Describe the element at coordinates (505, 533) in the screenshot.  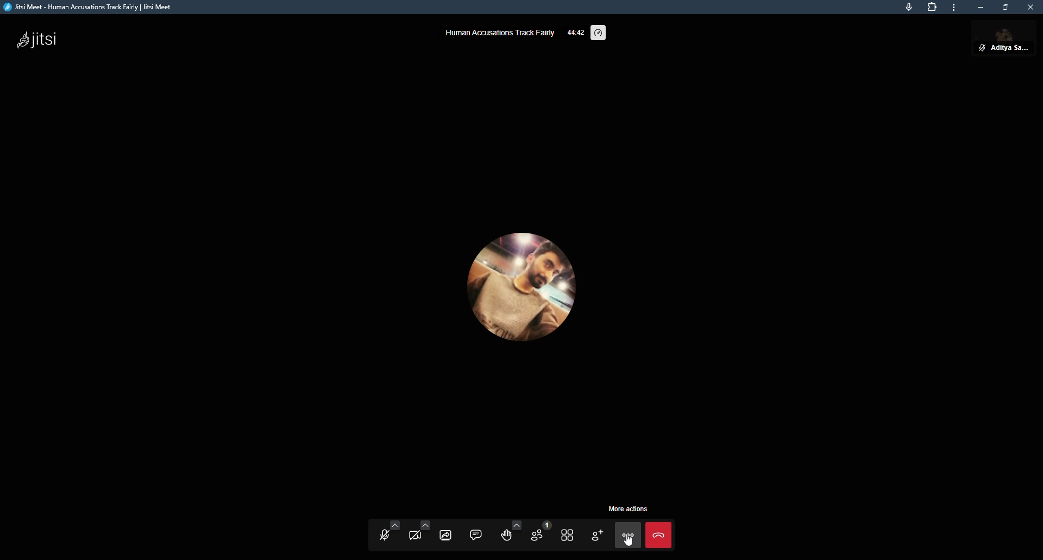
I see `raise hand` at that location.